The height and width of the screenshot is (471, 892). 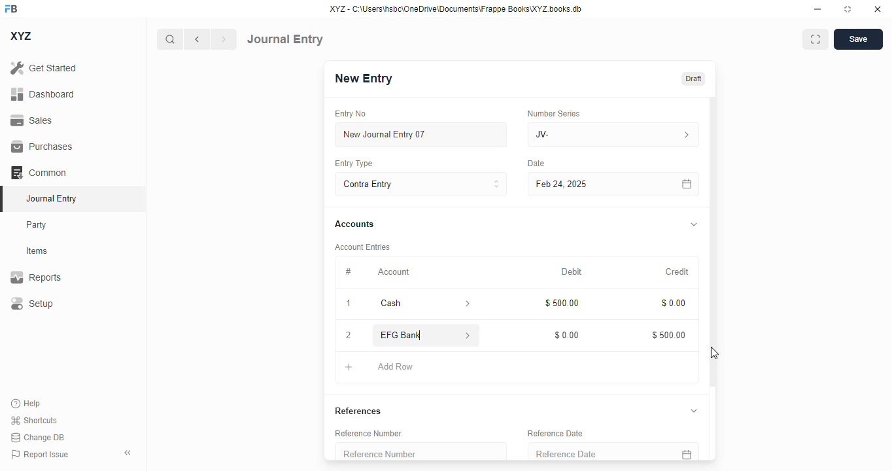 What do you see at coordinates (37, 251) in the screenshot?
I see `items` at bounding box center [37, 251].